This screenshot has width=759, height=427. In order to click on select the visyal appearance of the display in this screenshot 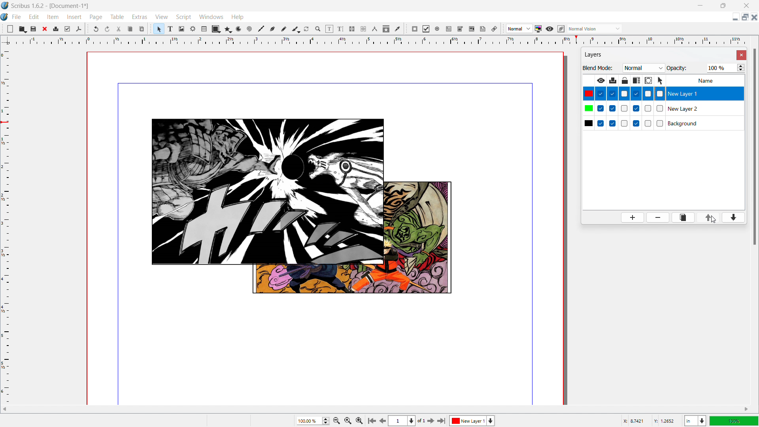, I will do `click(595, 28)`.